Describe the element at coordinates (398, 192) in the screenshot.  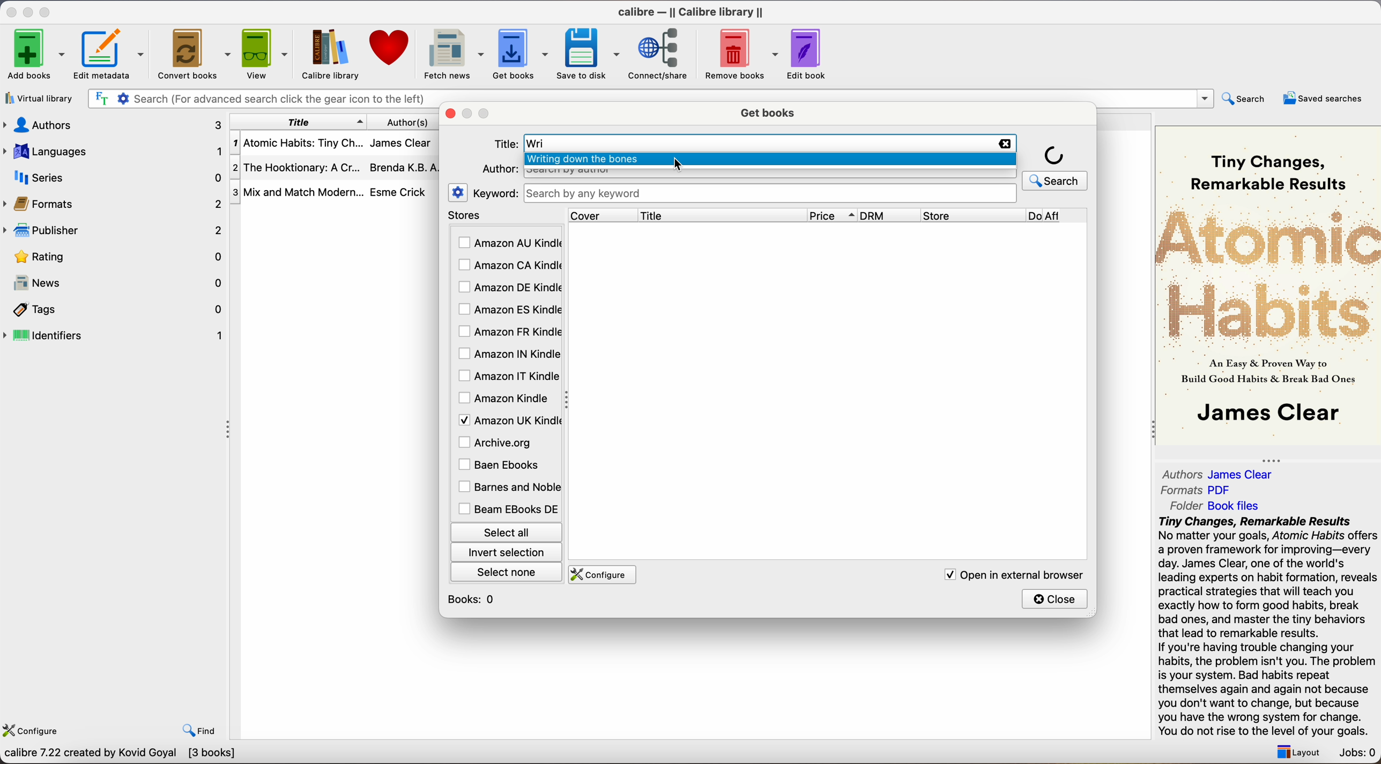
I see `Esme Crick` at that location.